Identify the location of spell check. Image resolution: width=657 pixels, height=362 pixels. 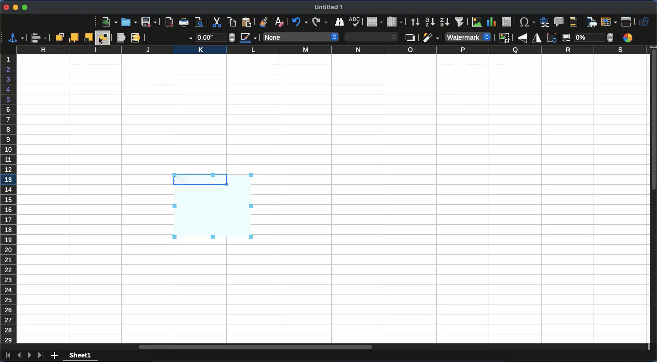
(356, 22).